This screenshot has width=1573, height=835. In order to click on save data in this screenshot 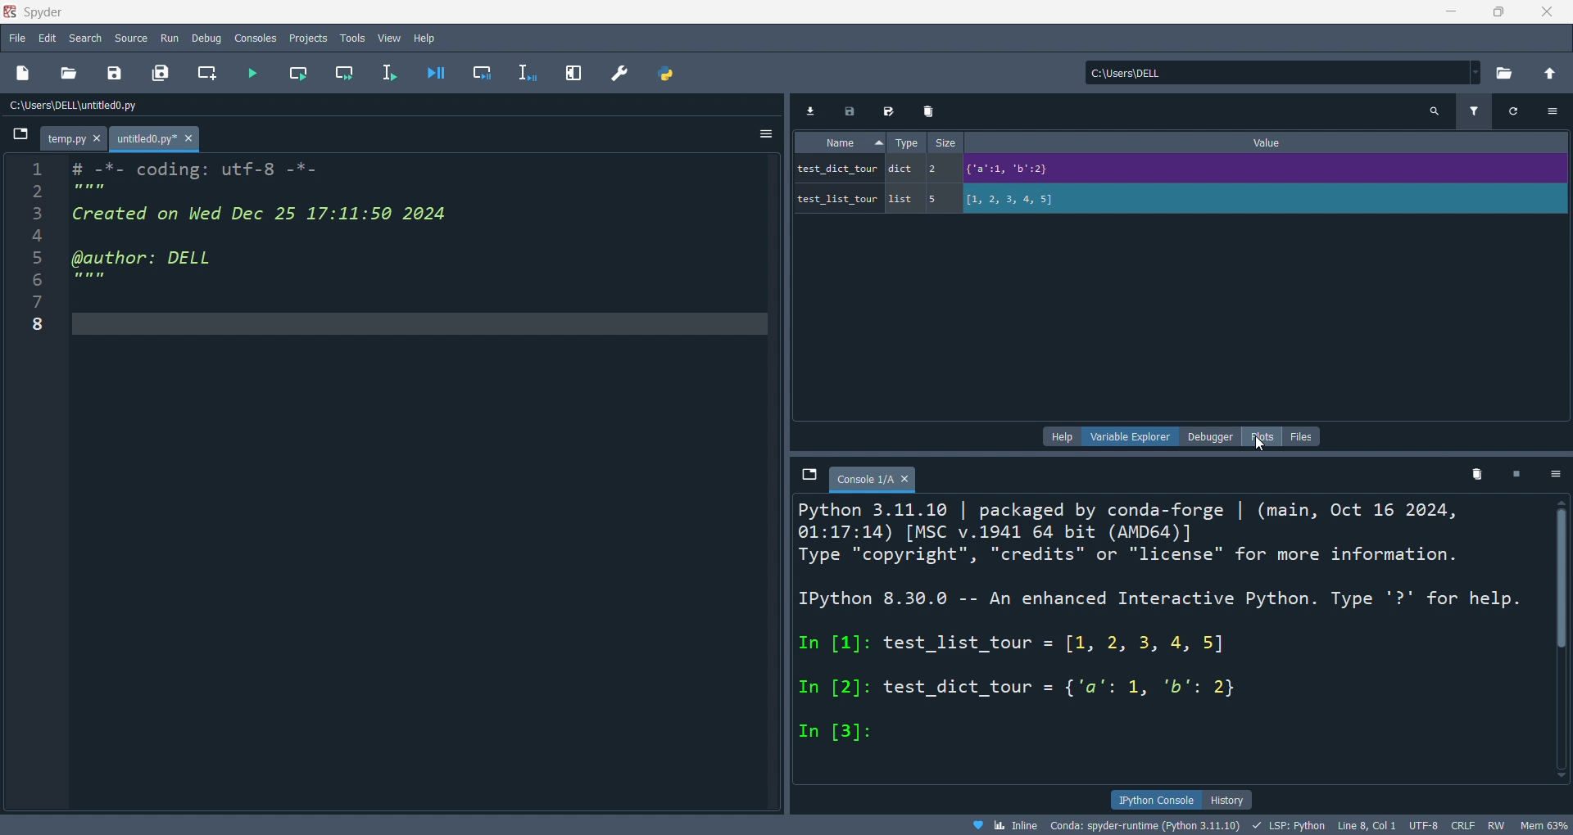, I will do `click(850, 109)`.